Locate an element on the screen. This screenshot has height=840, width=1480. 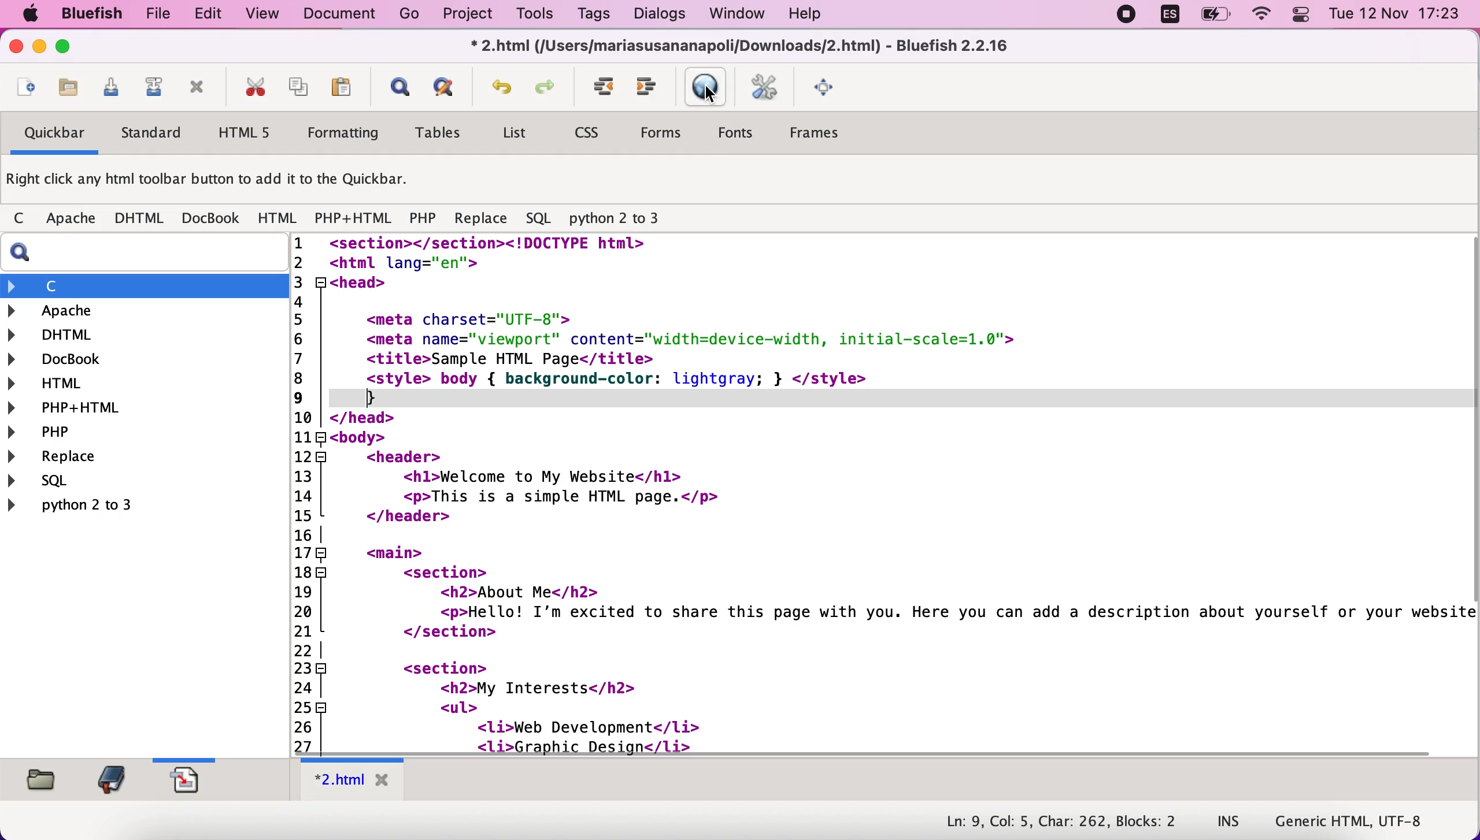
save current file is located at coordinates (113, 87).